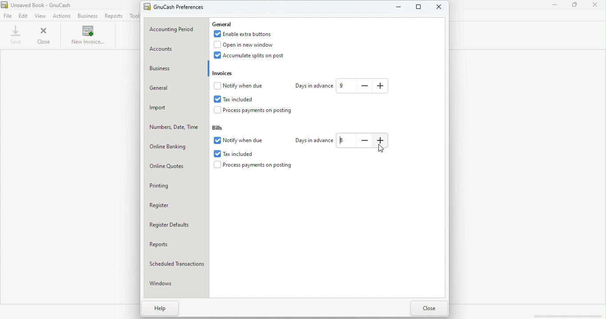 This screenshot has width=606, height=319. What do you see at coordinates (41, 16) in the screenshot?
I see `View` at bounding box center [41, 16].